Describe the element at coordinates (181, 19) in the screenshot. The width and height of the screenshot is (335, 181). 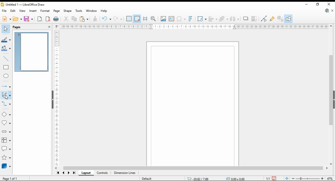
I see `insert special character` at that location.